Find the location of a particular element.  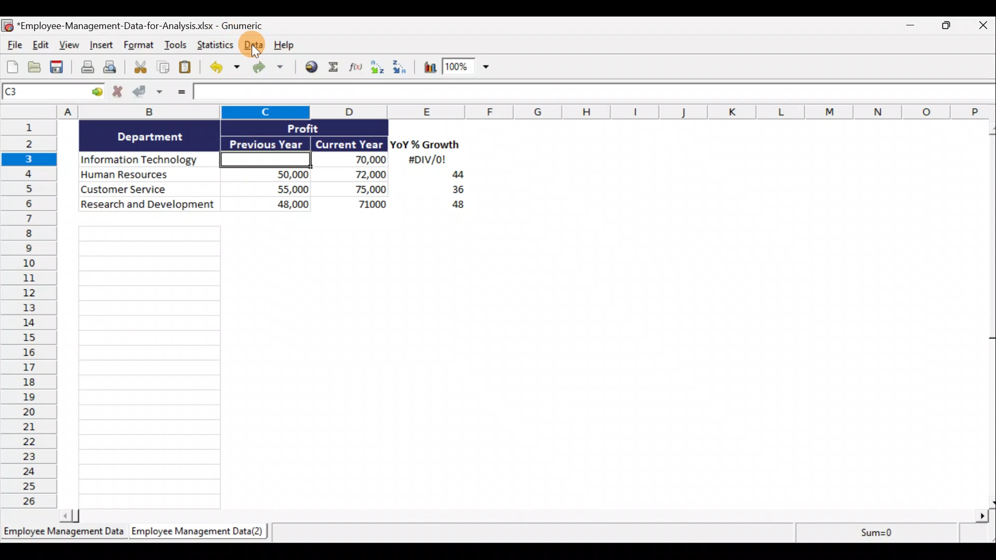

Redo undone action is located at coordinates (272, 67).